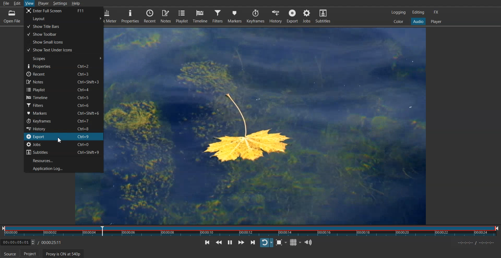 The width and height of the screenshot is (501, 258). What do you see at coordinates (250, 232) in the screenshot?
I see `Slider` at bounding box center [250, 232].